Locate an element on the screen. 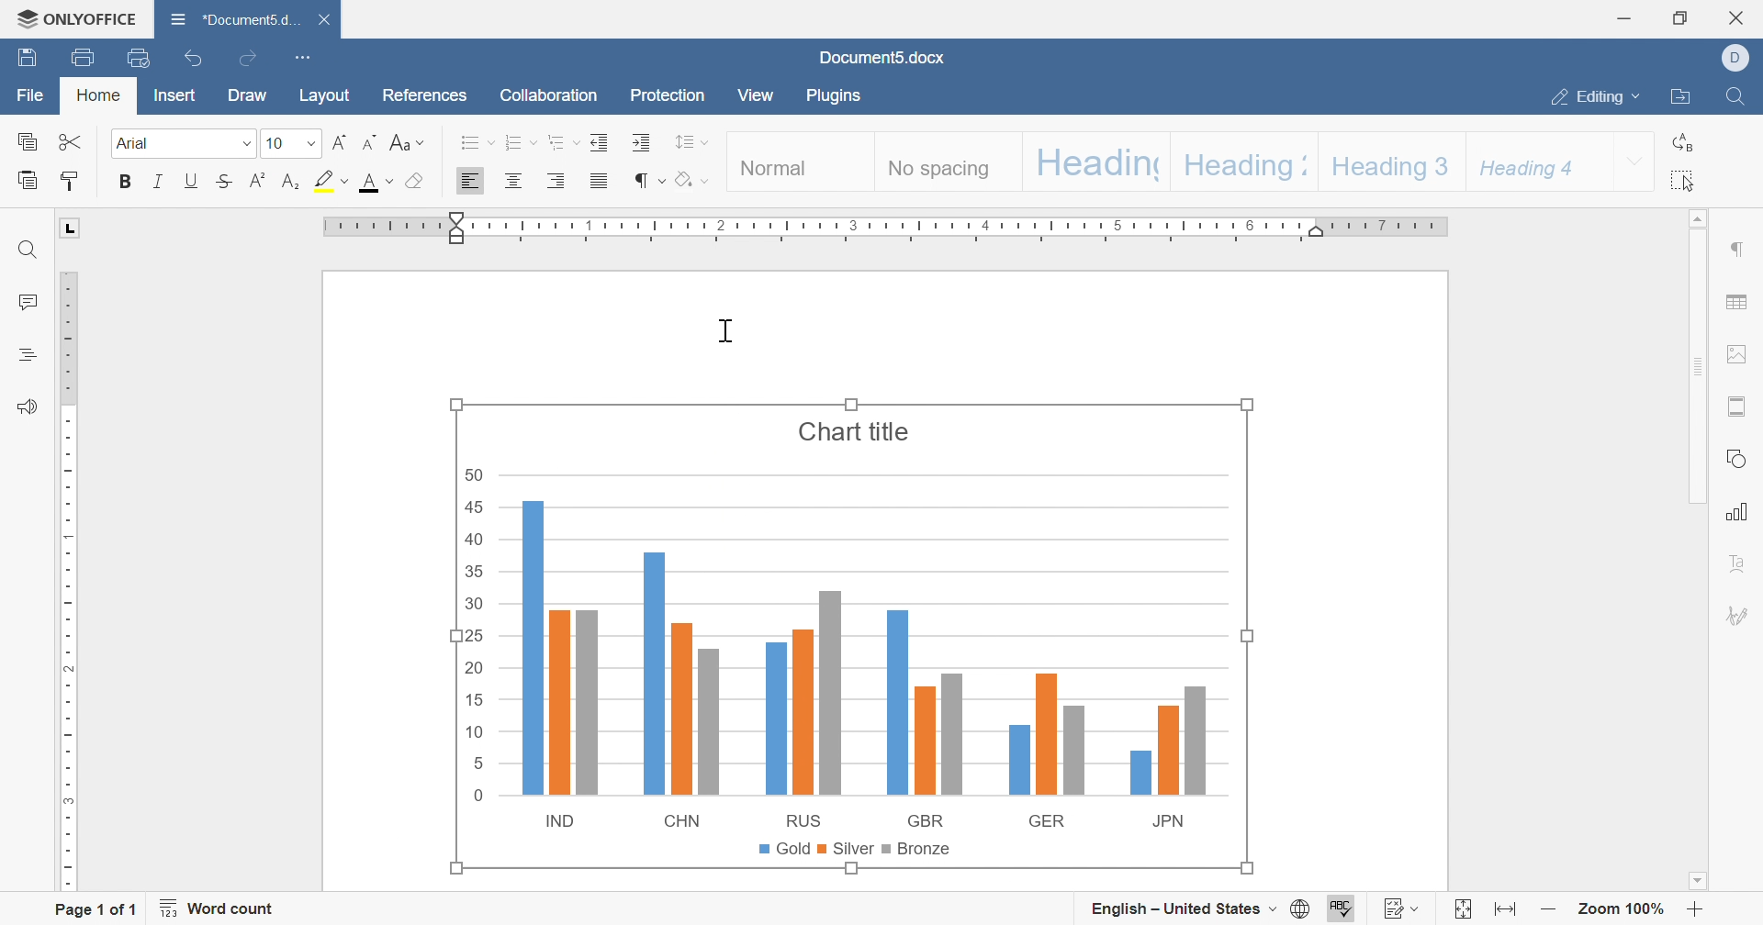  Align center is located at coordinates (513, 179).